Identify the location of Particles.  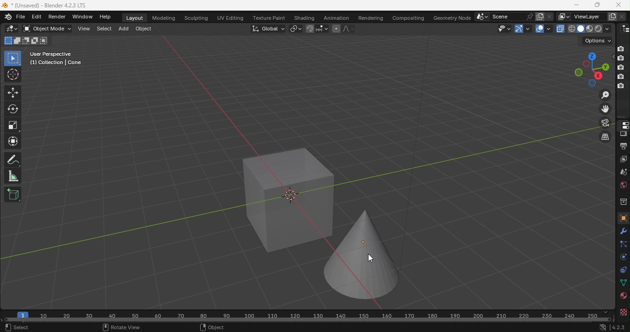
(623, 243).